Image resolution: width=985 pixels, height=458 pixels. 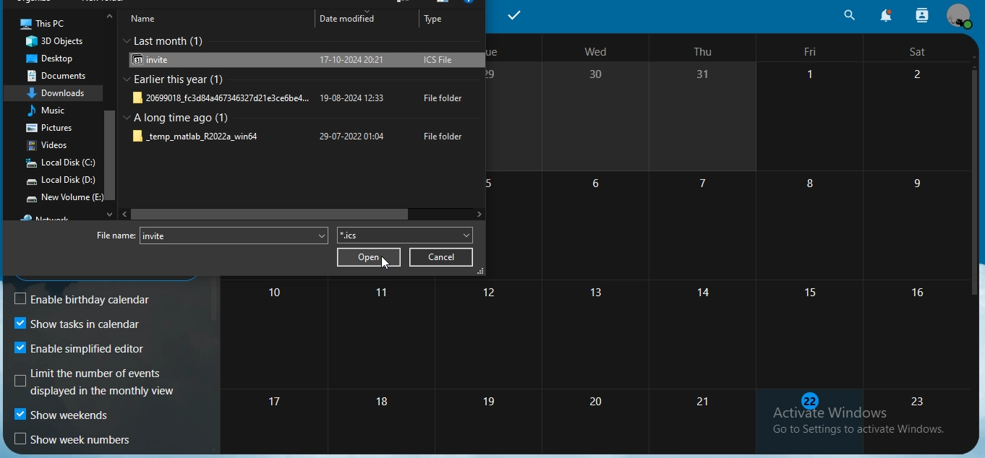 I want to click on network, so click(x=52, y=216).